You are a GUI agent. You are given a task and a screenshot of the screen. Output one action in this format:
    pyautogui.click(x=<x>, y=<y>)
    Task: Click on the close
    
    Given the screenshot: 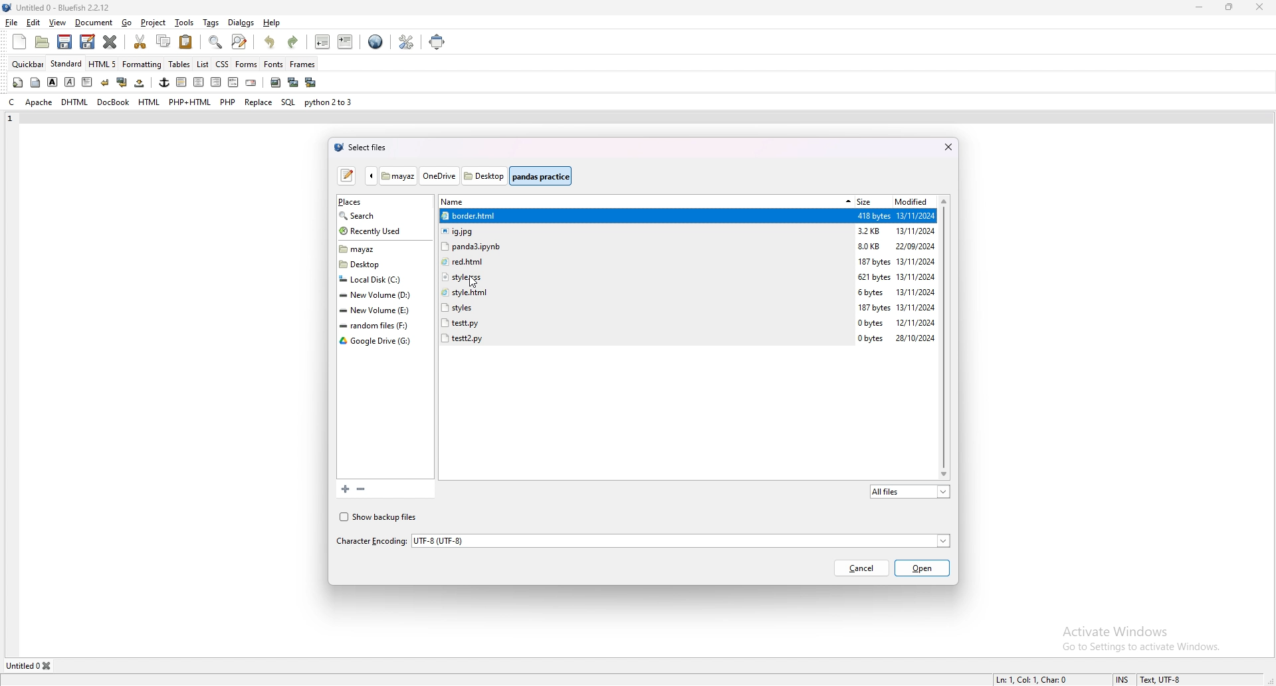 What is the action you would take?
    pyautogui.click(x=1259, y=7)
    